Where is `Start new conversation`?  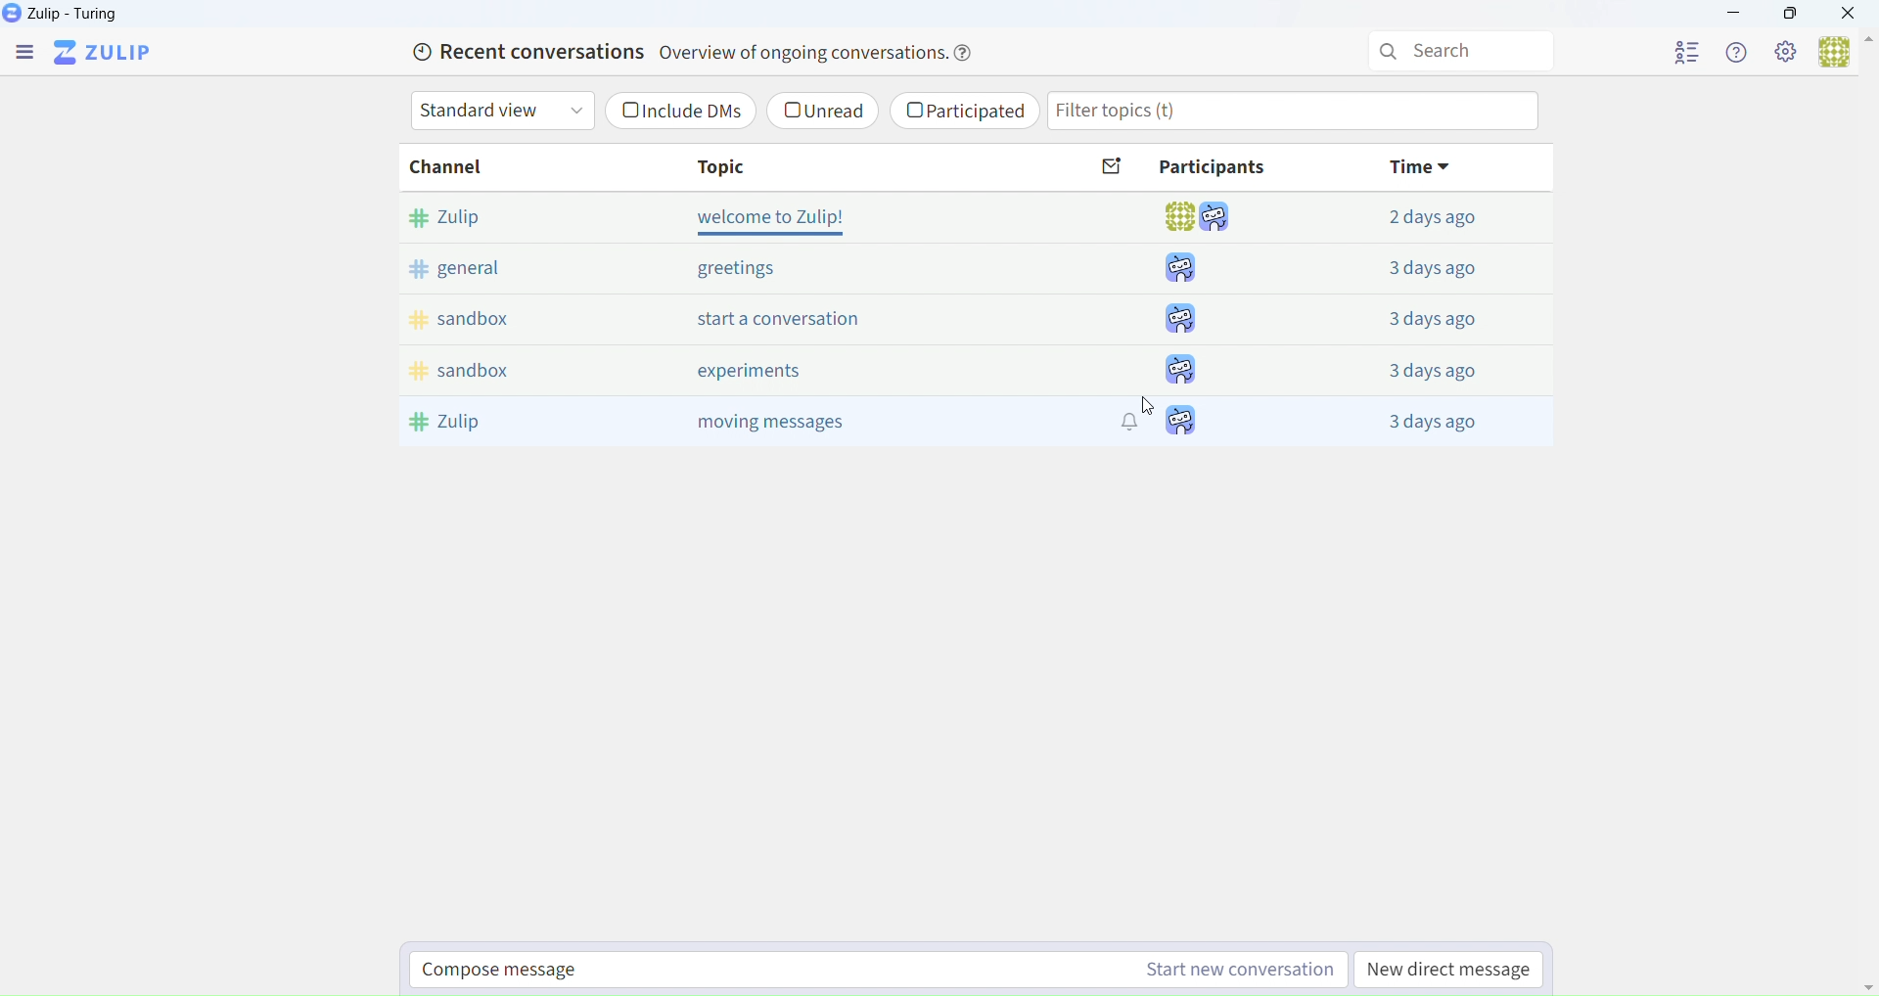
Start new conversation is located at coordinates (879, 972).